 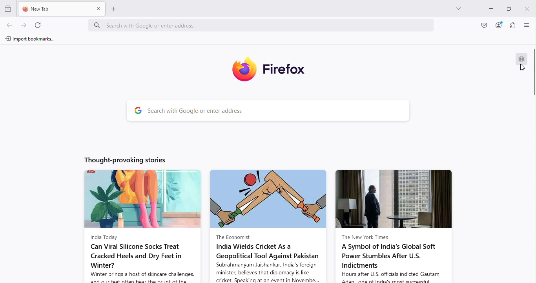 I want to click on Go forward one page, so click(x=23, y=26).